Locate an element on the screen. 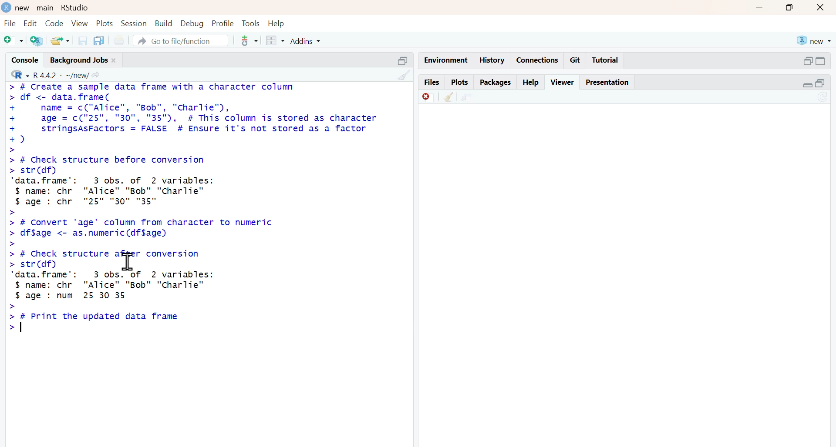 The height and width of the screenshot is (447, 836). profile is located at coordinates (223, 23).